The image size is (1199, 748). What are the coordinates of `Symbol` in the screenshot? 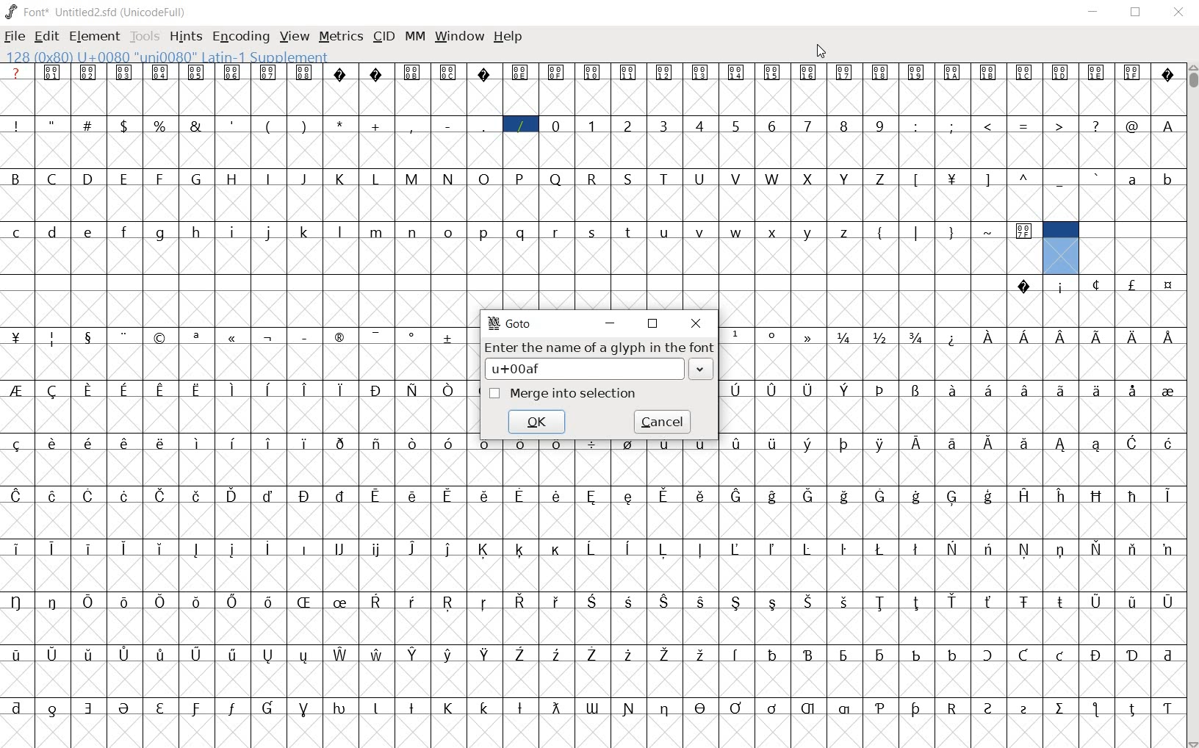 It's located at (1023, 495).